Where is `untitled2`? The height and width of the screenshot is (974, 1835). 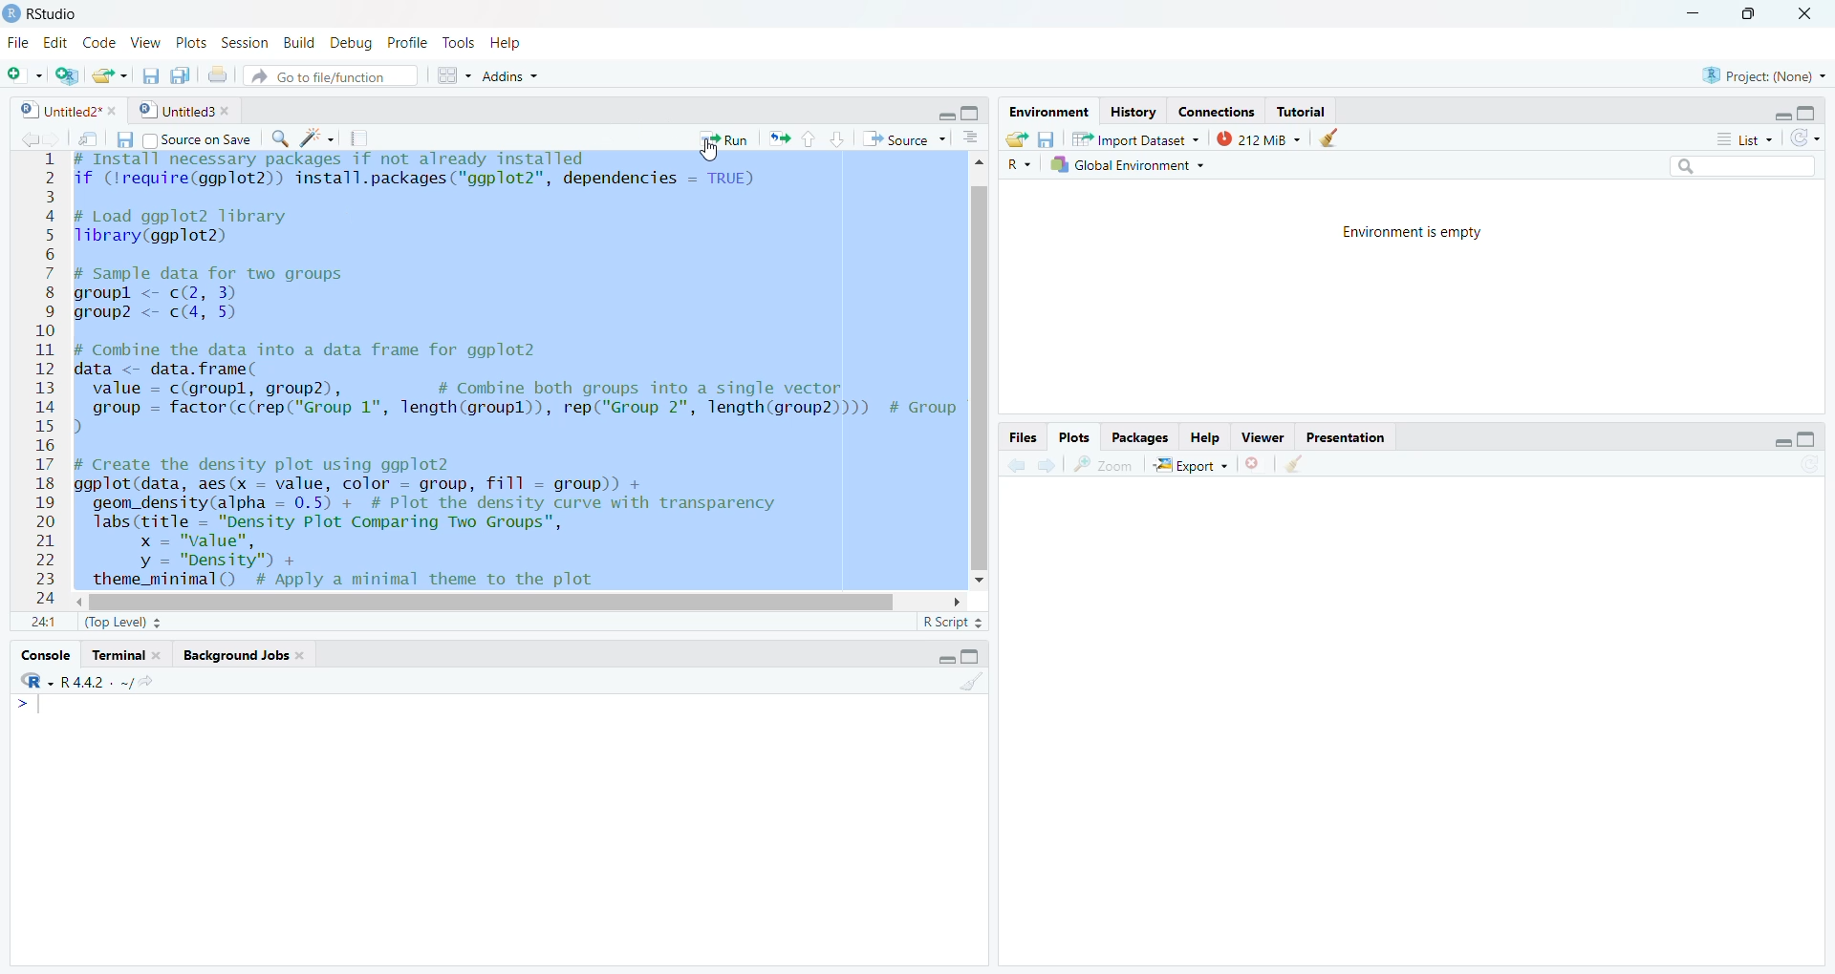
untitled2 is located at coordinates (61, 111).